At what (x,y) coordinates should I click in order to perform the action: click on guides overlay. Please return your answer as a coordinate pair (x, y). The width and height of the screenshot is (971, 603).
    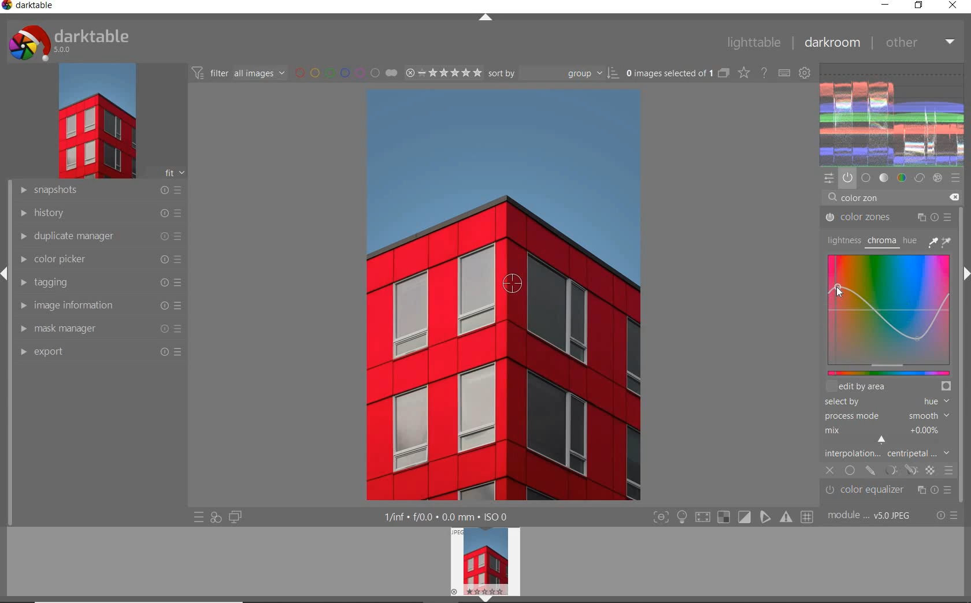
    Looking at the image, I should click on (765, 518).